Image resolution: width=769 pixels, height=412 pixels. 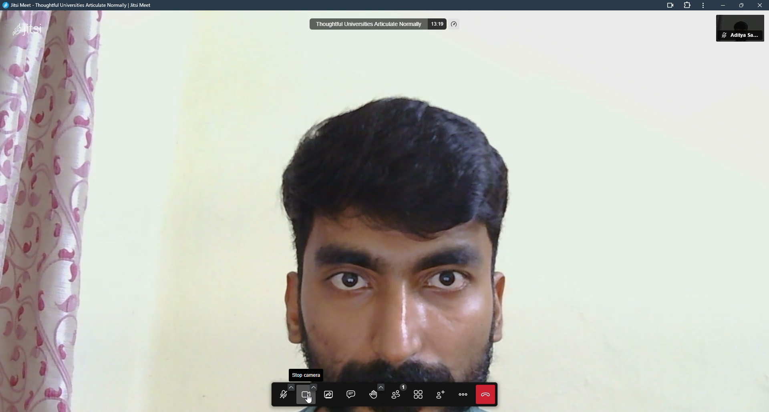 What do you see at coordinates (453, 24) in the screenshot?
I see `performance settings` at bounding box center [453, 24].